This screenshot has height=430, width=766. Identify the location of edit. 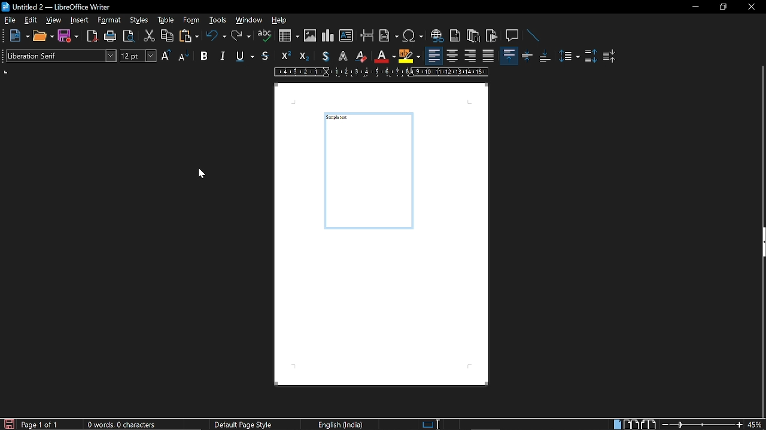
(32, 20).